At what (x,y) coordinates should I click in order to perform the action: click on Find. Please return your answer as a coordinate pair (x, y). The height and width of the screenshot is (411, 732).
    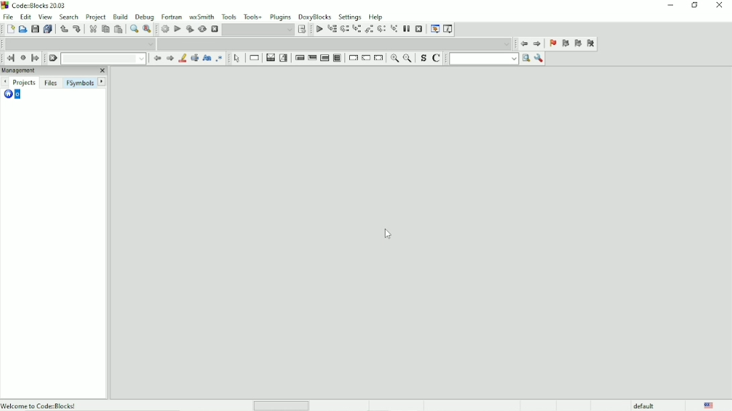
    Looking at the image, I should click on (133, 29).